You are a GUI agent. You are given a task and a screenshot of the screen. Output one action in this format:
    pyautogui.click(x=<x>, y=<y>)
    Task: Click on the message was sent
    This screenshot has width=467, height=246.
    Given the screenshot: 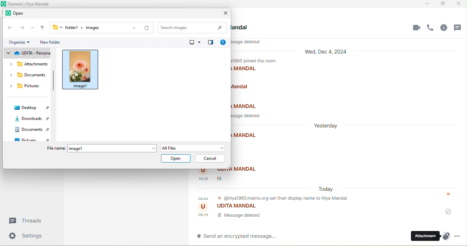 What is the action you would take?
    pyautogui.click(x=449, y=212)
    